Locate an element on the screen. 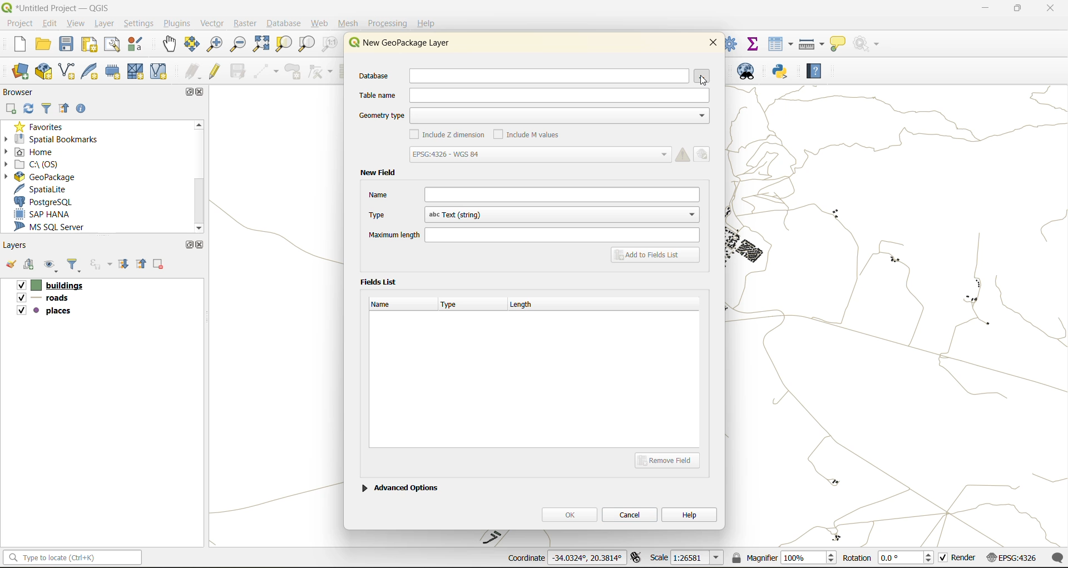  type is located at coordinates (454, 306).